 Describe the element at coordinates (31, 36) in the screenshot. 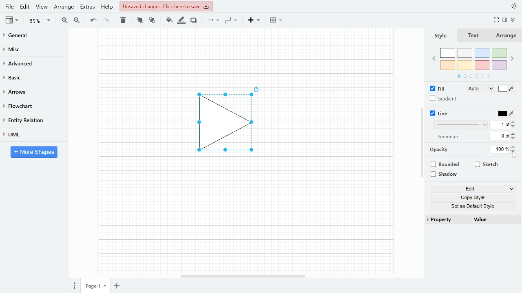

I see `General` at that location.